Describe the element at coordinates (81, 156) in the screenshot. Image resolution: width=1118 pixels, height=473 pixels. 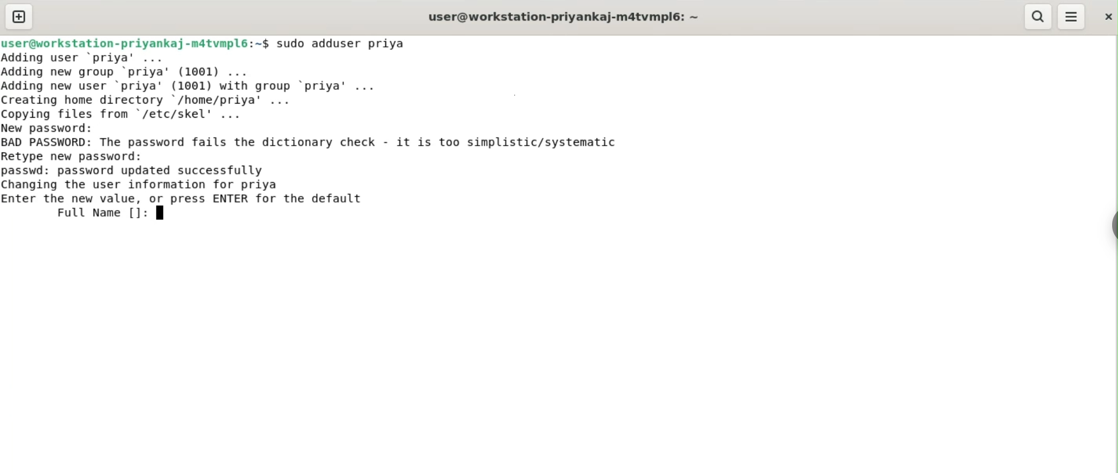
I see `retype new password` at that location.